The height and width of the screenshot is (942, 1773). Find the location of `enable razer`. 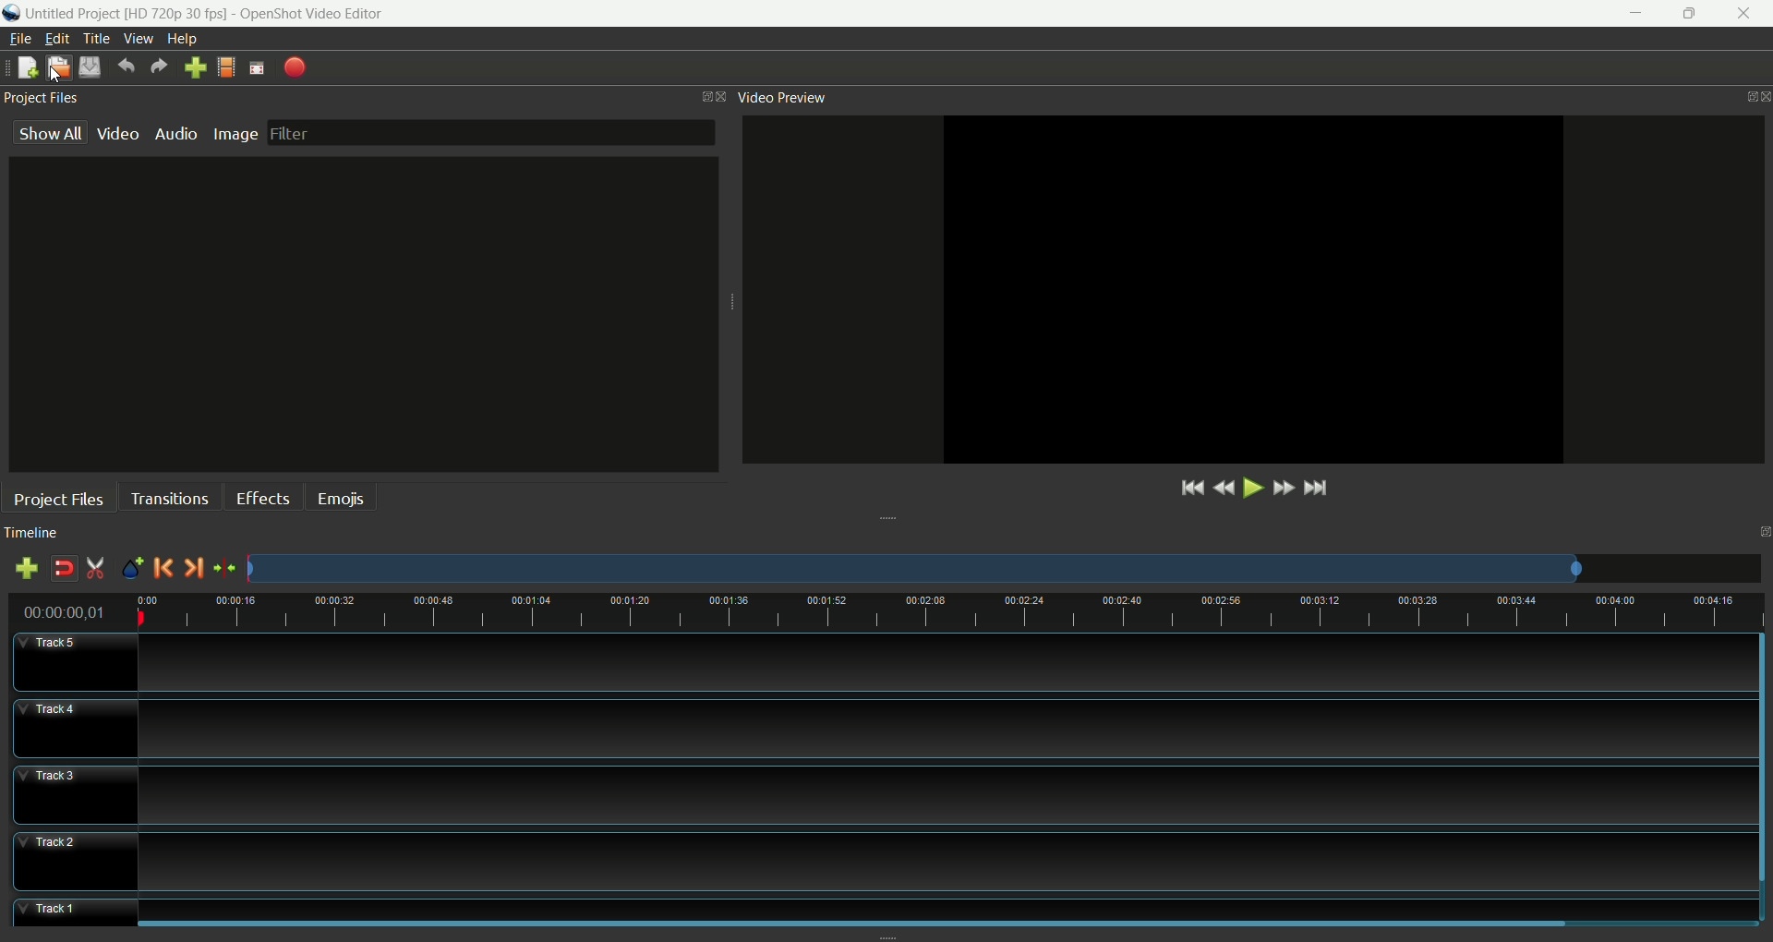

enable razer is located at coordinates (95, 567).